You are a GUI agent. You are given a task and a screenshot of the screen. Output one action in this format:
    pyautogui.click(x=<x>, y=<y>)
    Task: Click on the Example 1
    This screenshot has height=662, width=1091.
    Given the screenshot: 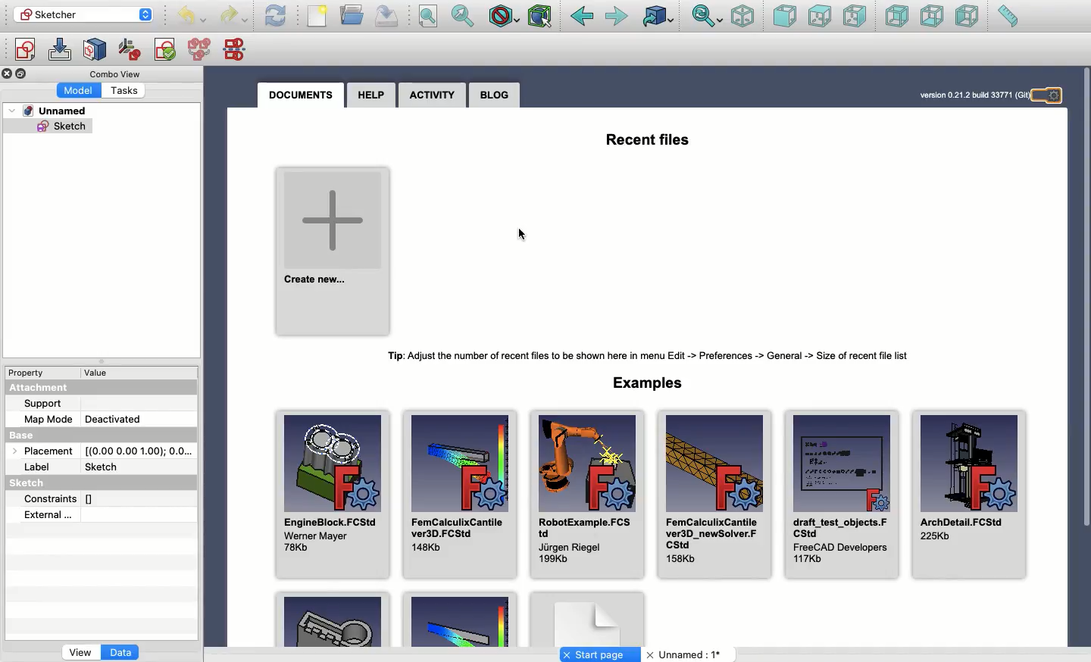 What is the action you would take?
    pyautogui.click(x=336, y=620)
    